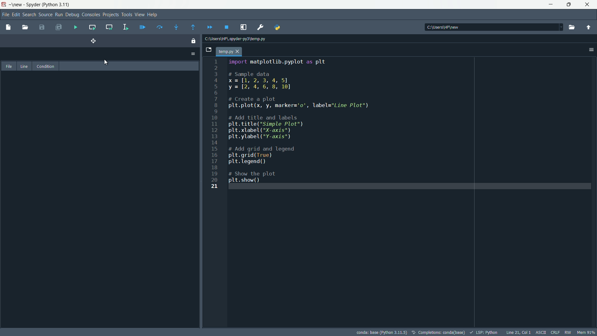 This screenshot has width=597, height=336. What do you see at coordinates (45, 15) in the screenshot?
I see `source menu` at bounding box center [45, 15].